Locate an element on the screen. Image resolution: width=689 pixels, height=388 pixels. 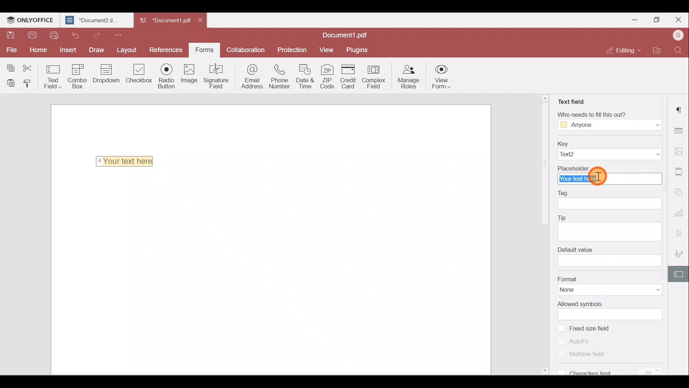
Quick print is located at coordinates (54, 36).